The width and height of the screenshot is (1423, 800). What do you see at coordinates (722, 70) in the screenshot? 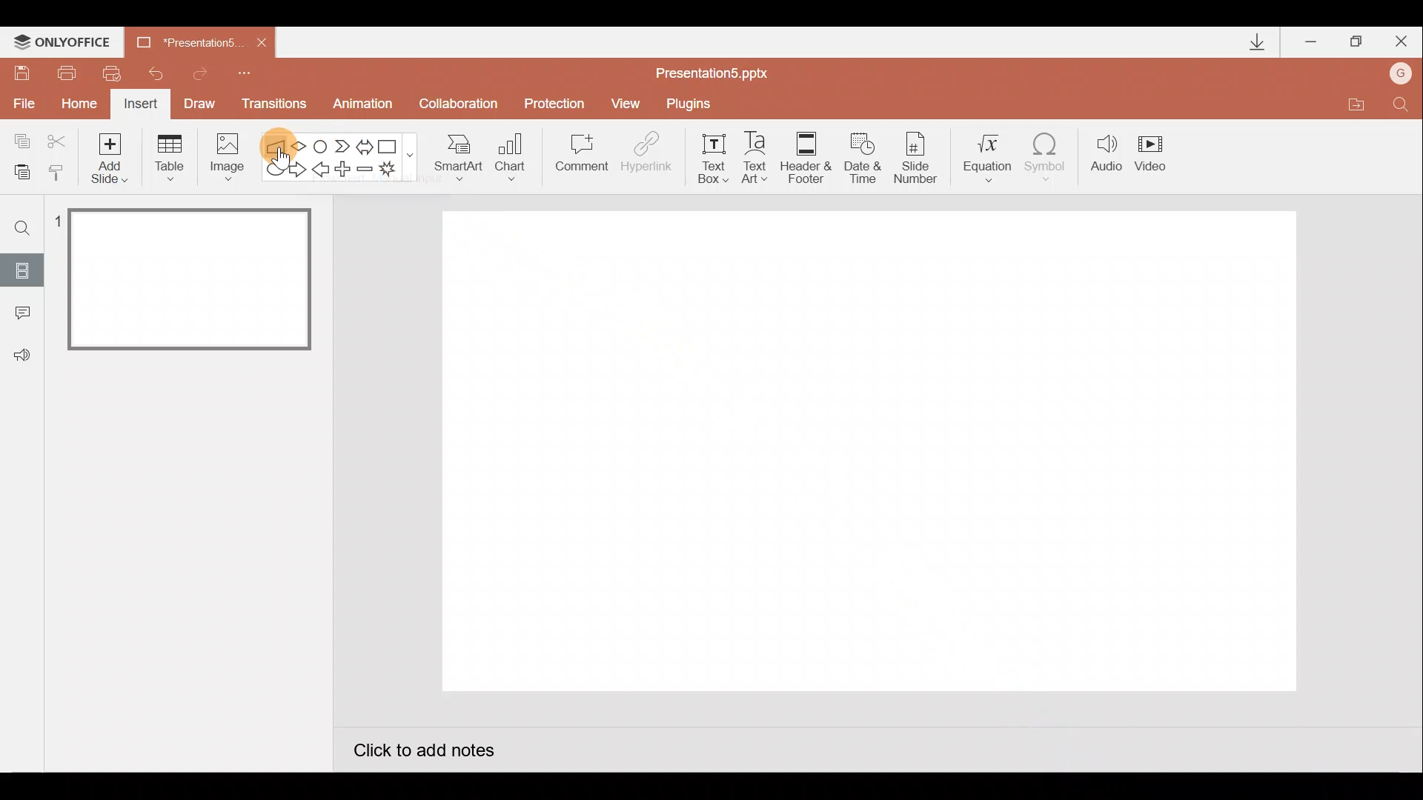
I see `Presentation5.pptx` at bounding box center [722, 70].